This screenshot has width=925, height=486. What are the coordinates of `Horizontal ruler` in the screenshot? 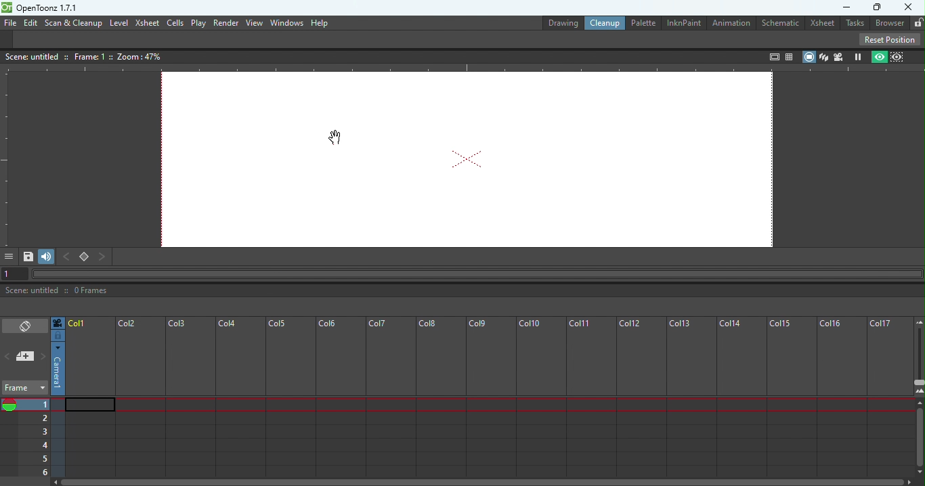 It's located at (462, 69).